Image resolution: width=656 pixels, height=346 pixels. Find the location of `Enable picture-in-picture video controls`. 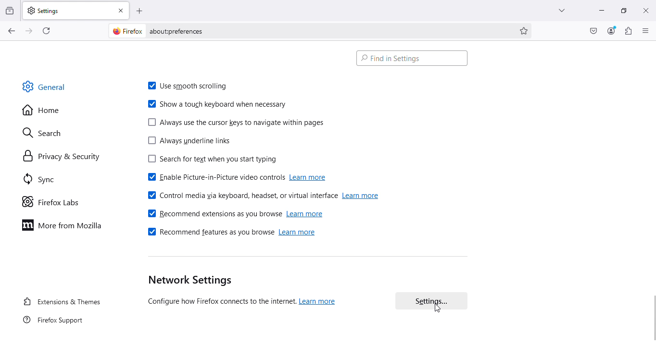

Enable picture-in-picture video controls is located at coordinates (214, 178).